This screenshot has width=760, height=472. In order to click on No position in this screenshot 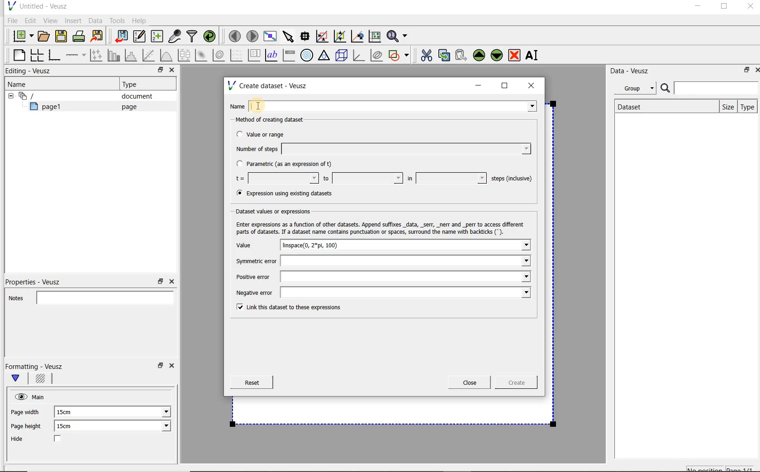, I will do `click(706, 468)`.